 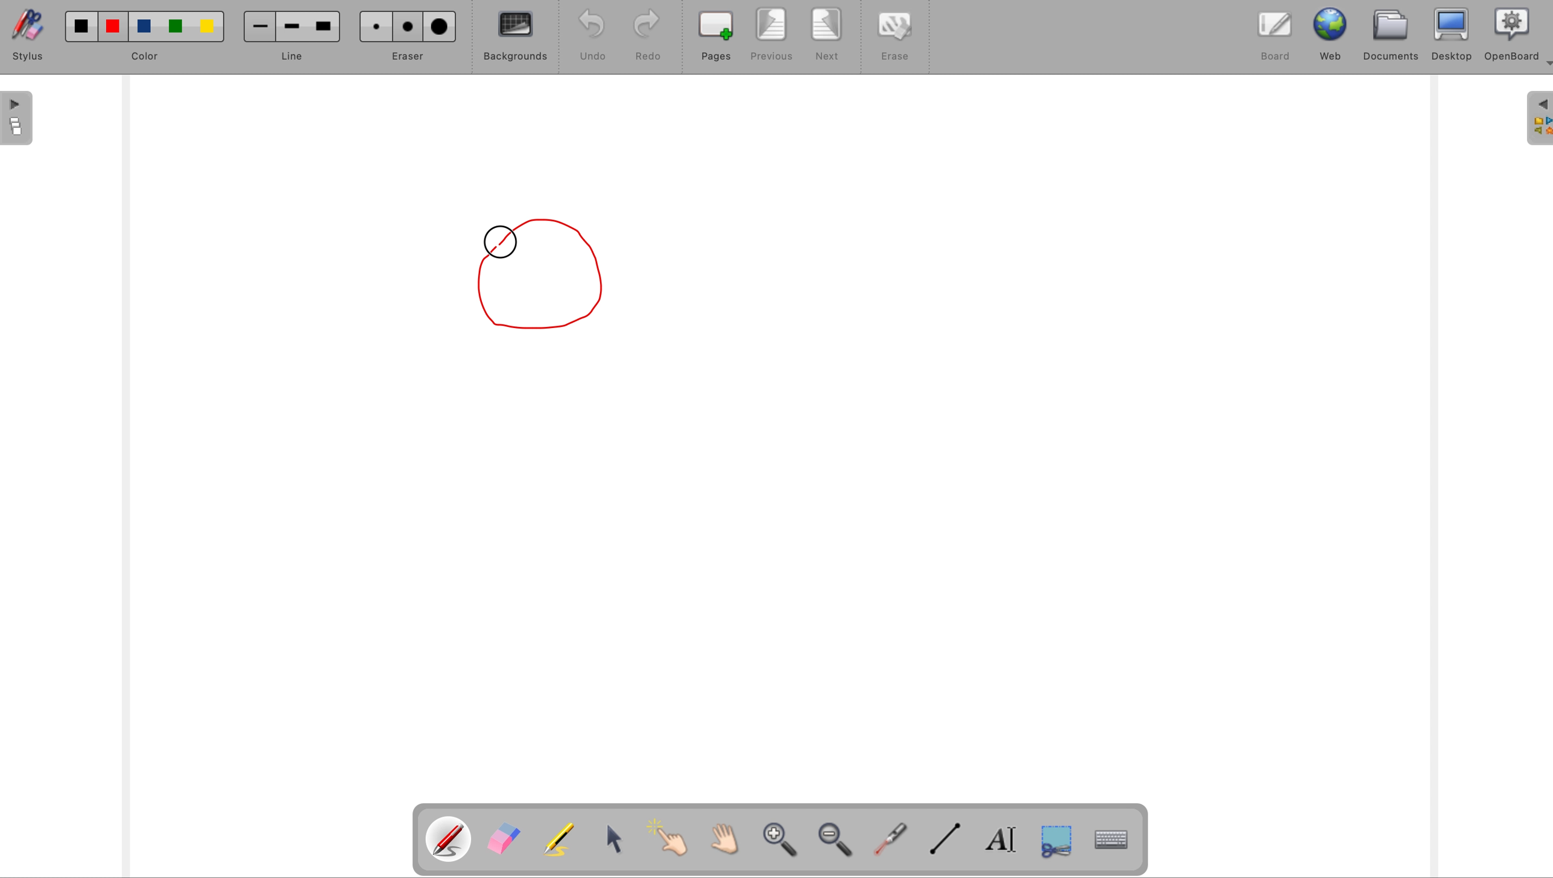 What do you see at coordinates (773, 34) in the screenshot?
I see `previous` at bounding box center [773, 34].